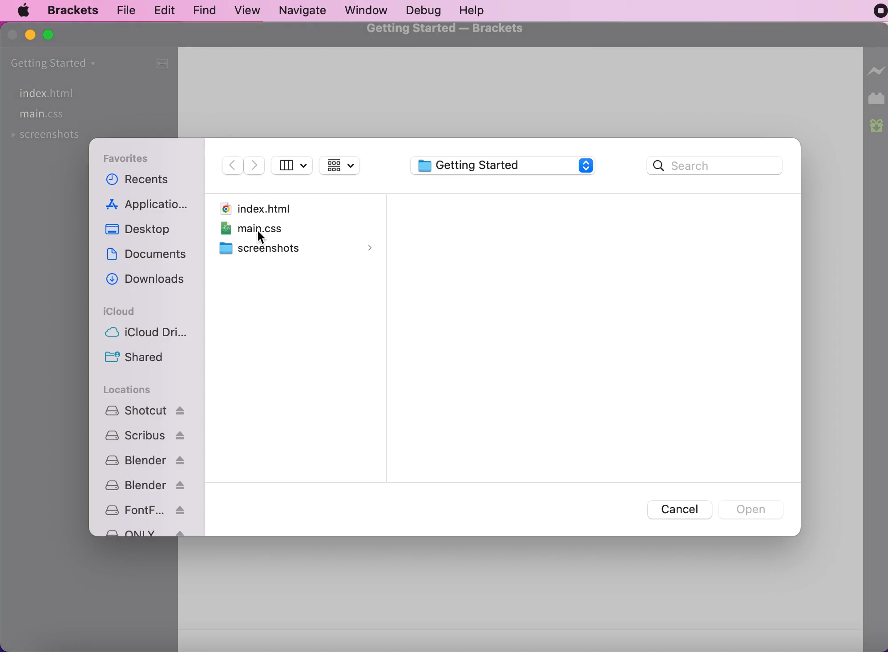 This screenshot has width=888, height=652. What do you see at coordinates (147, 281) in the screenshot?
I see `downloads` at bounding box center [147, 281].